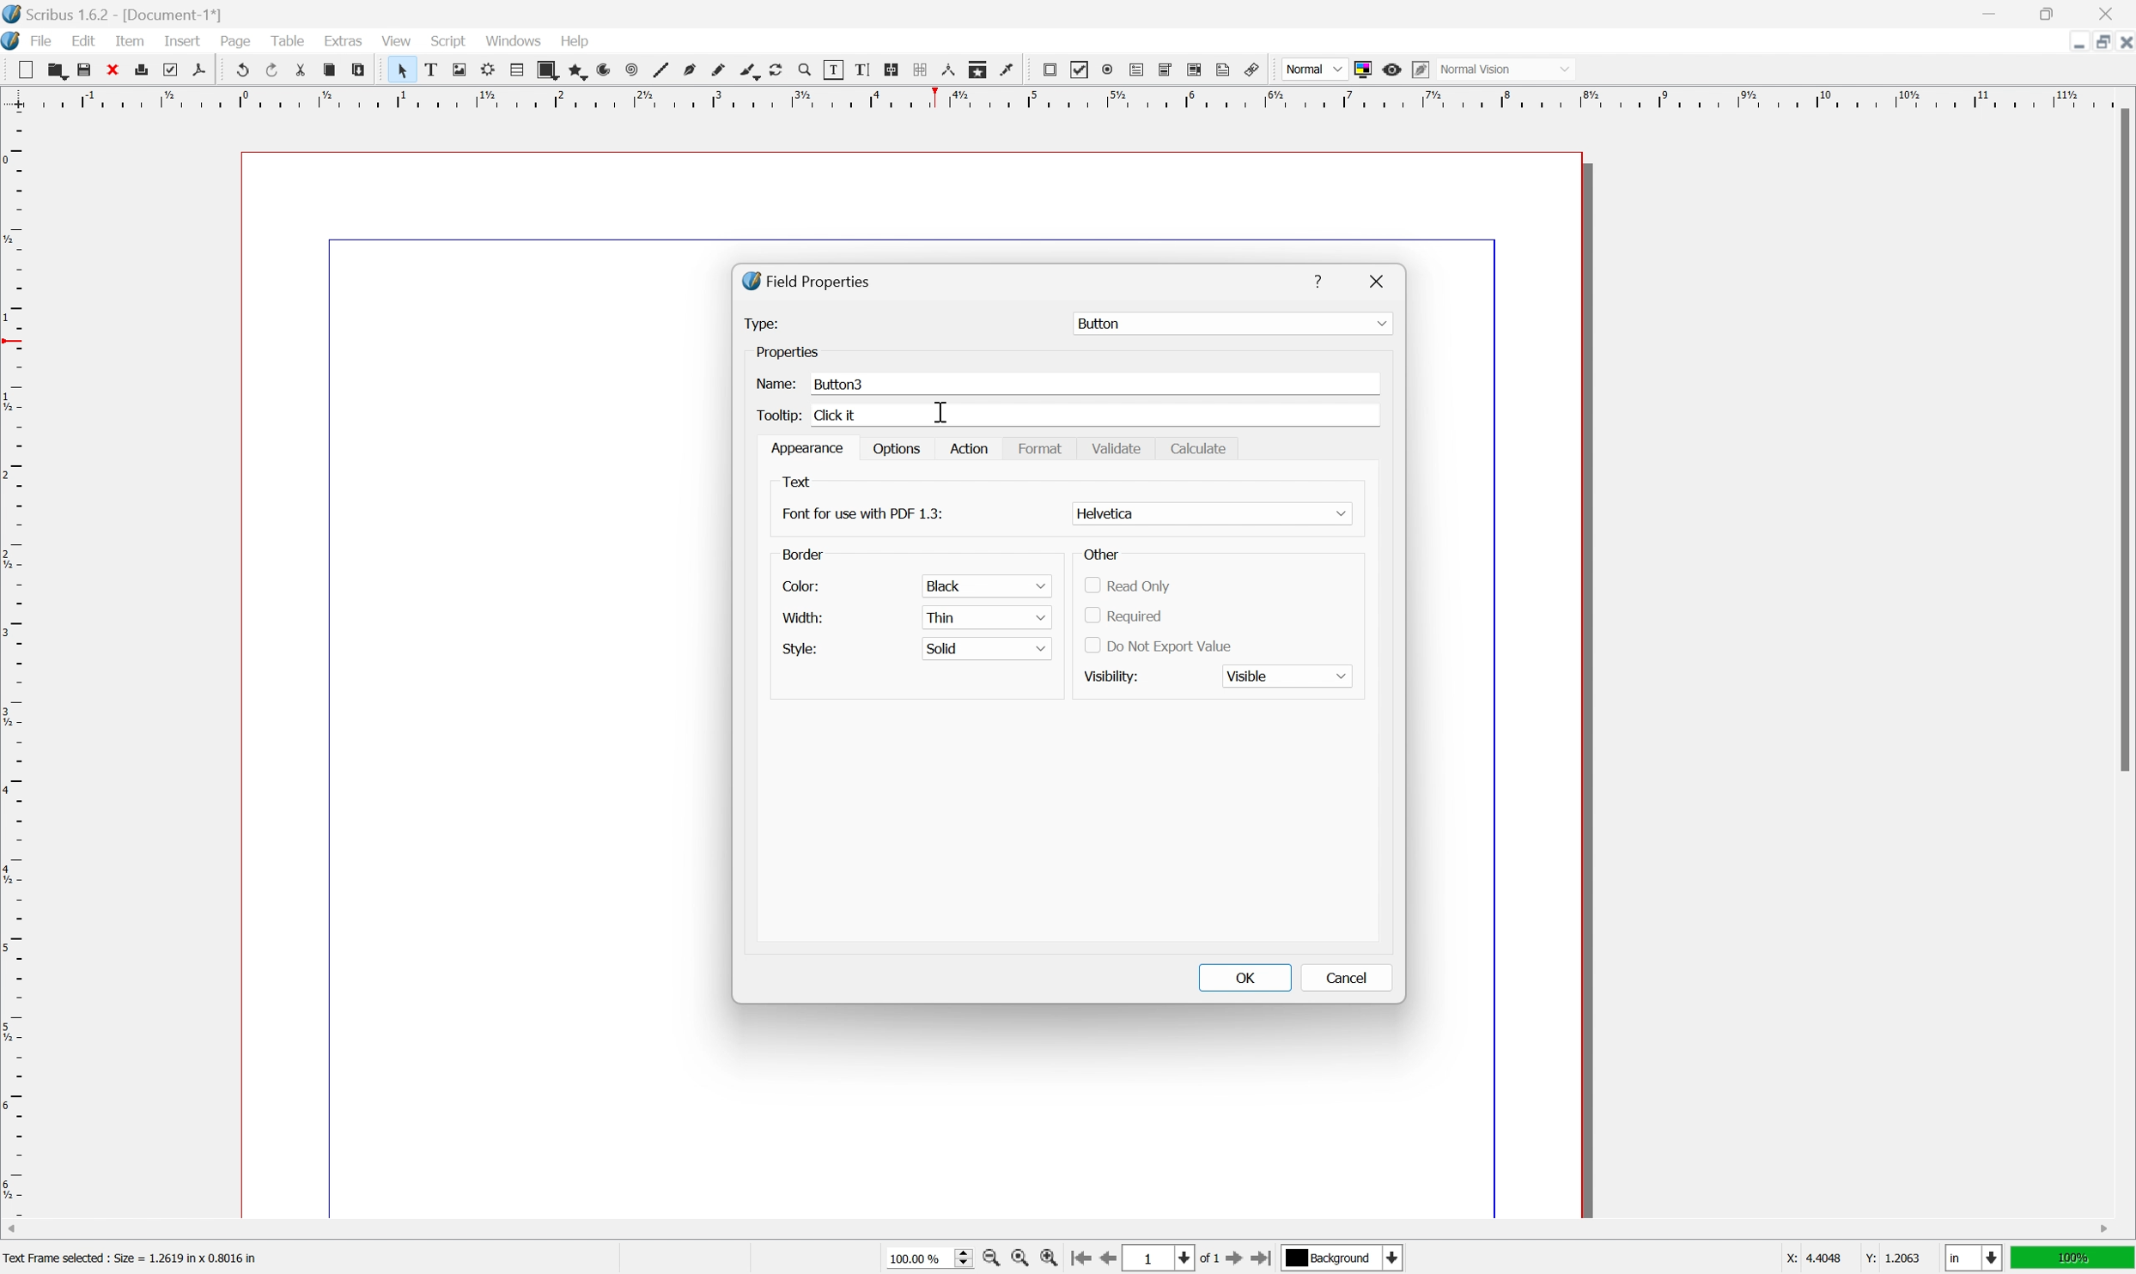 The image size is (2136, 1274). I want to click on pdf radio button, so click(1108, 70).